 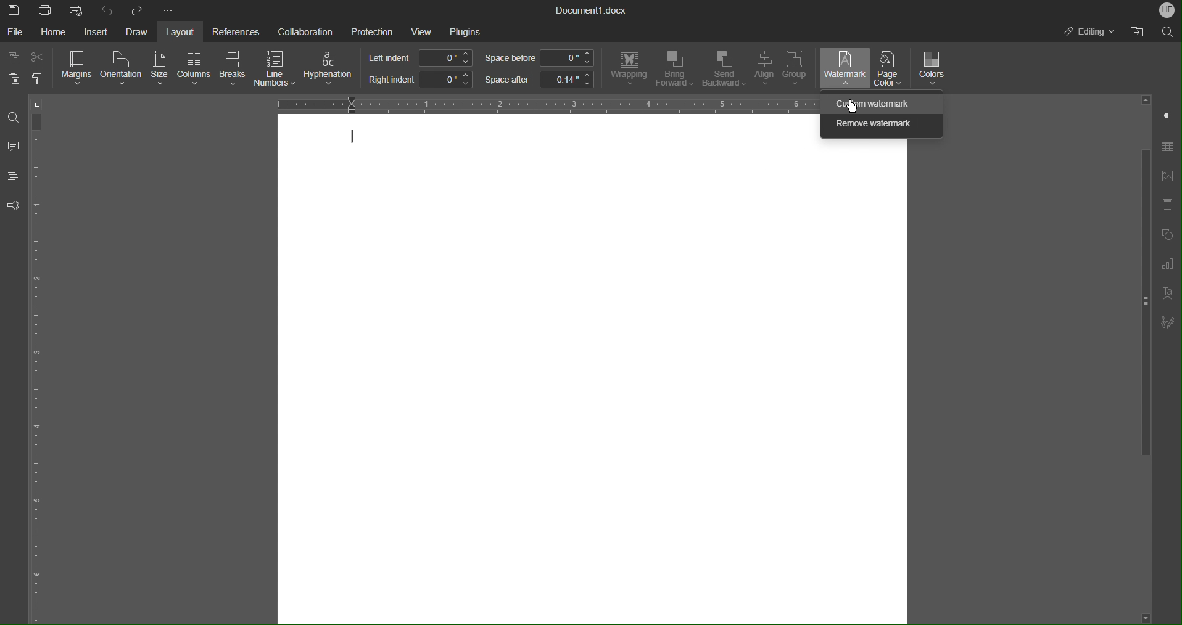 I want to click on Horizontal Ruler, so click(x=540, y=103).